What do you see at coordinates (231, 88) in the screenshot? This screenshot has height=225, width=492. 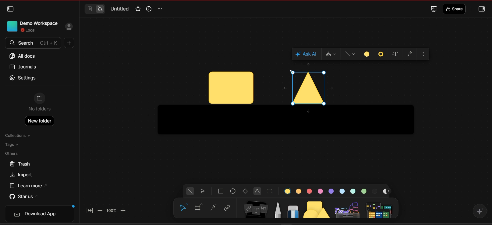 I see `cursor and shape current location` at bounding box center [231, 88].